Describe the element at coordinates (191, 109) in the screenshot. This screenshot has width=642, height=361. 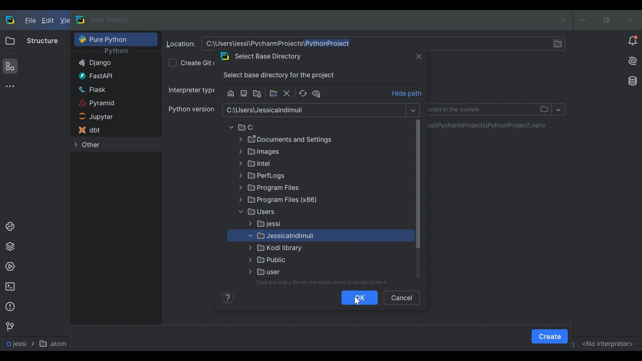
I see `Python version` at that location.